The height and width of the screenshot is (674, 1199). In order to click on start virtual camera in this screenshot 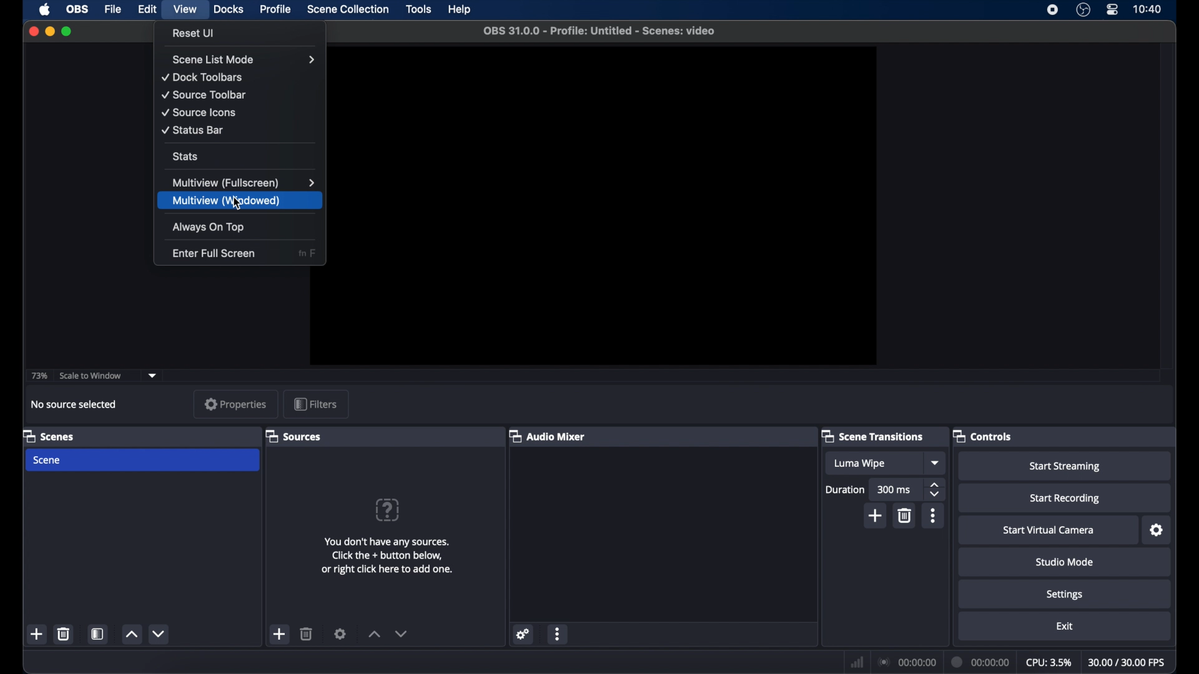, I will do `click(1048, 530)`.